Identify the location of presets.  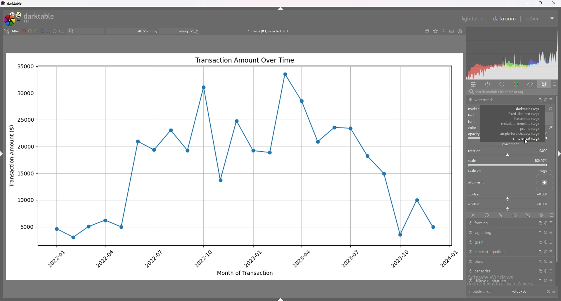
(552, 223).